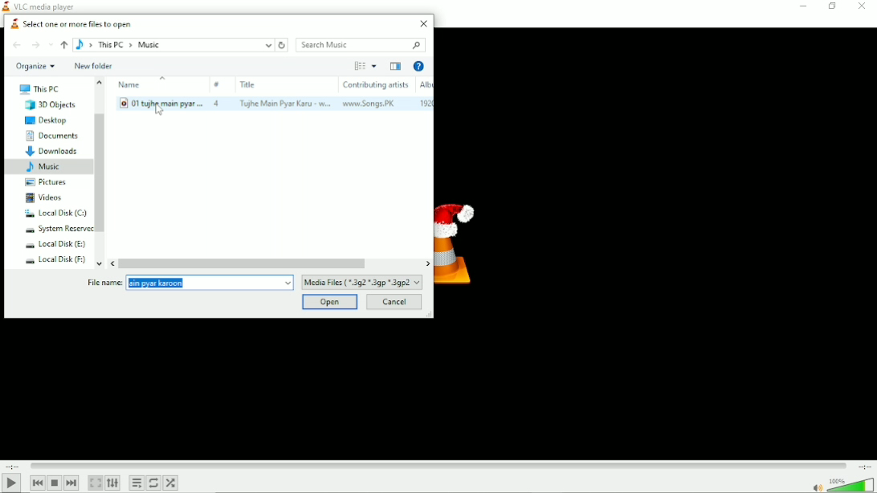 The width and height of the screenshot is (877, 493). I want to click on Media Files ( *.3g2 *.3gp *3gp2 v, so click(362, 283).